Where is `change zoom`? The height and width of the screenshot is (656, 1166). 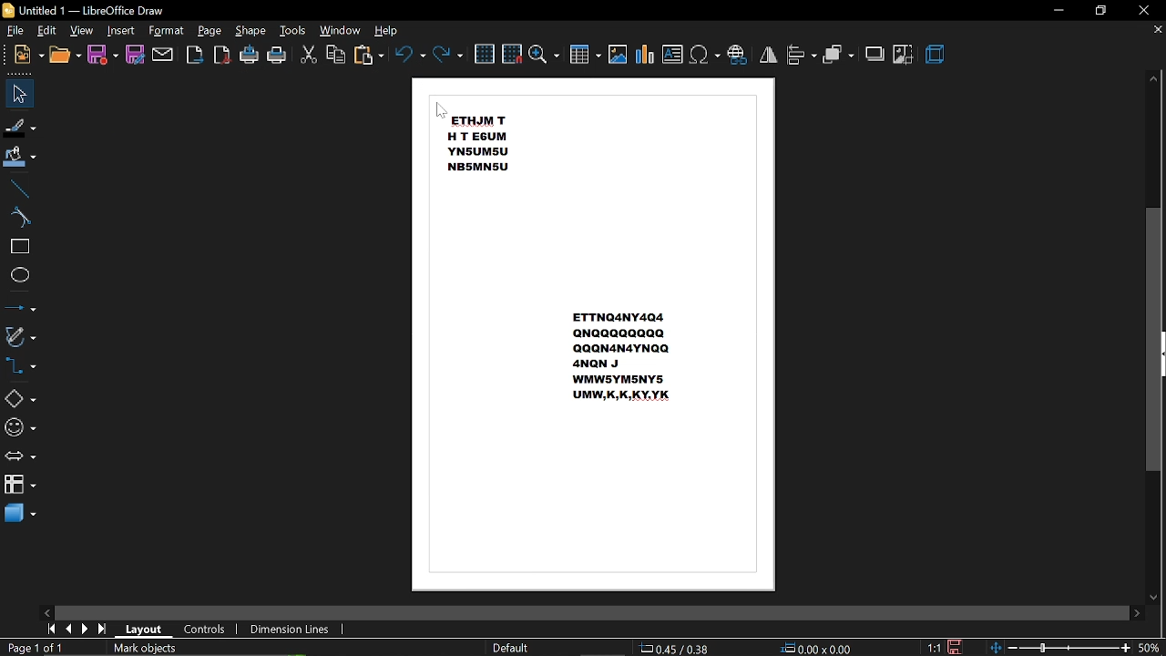
change zoom is located at coordinates (1060, 649).